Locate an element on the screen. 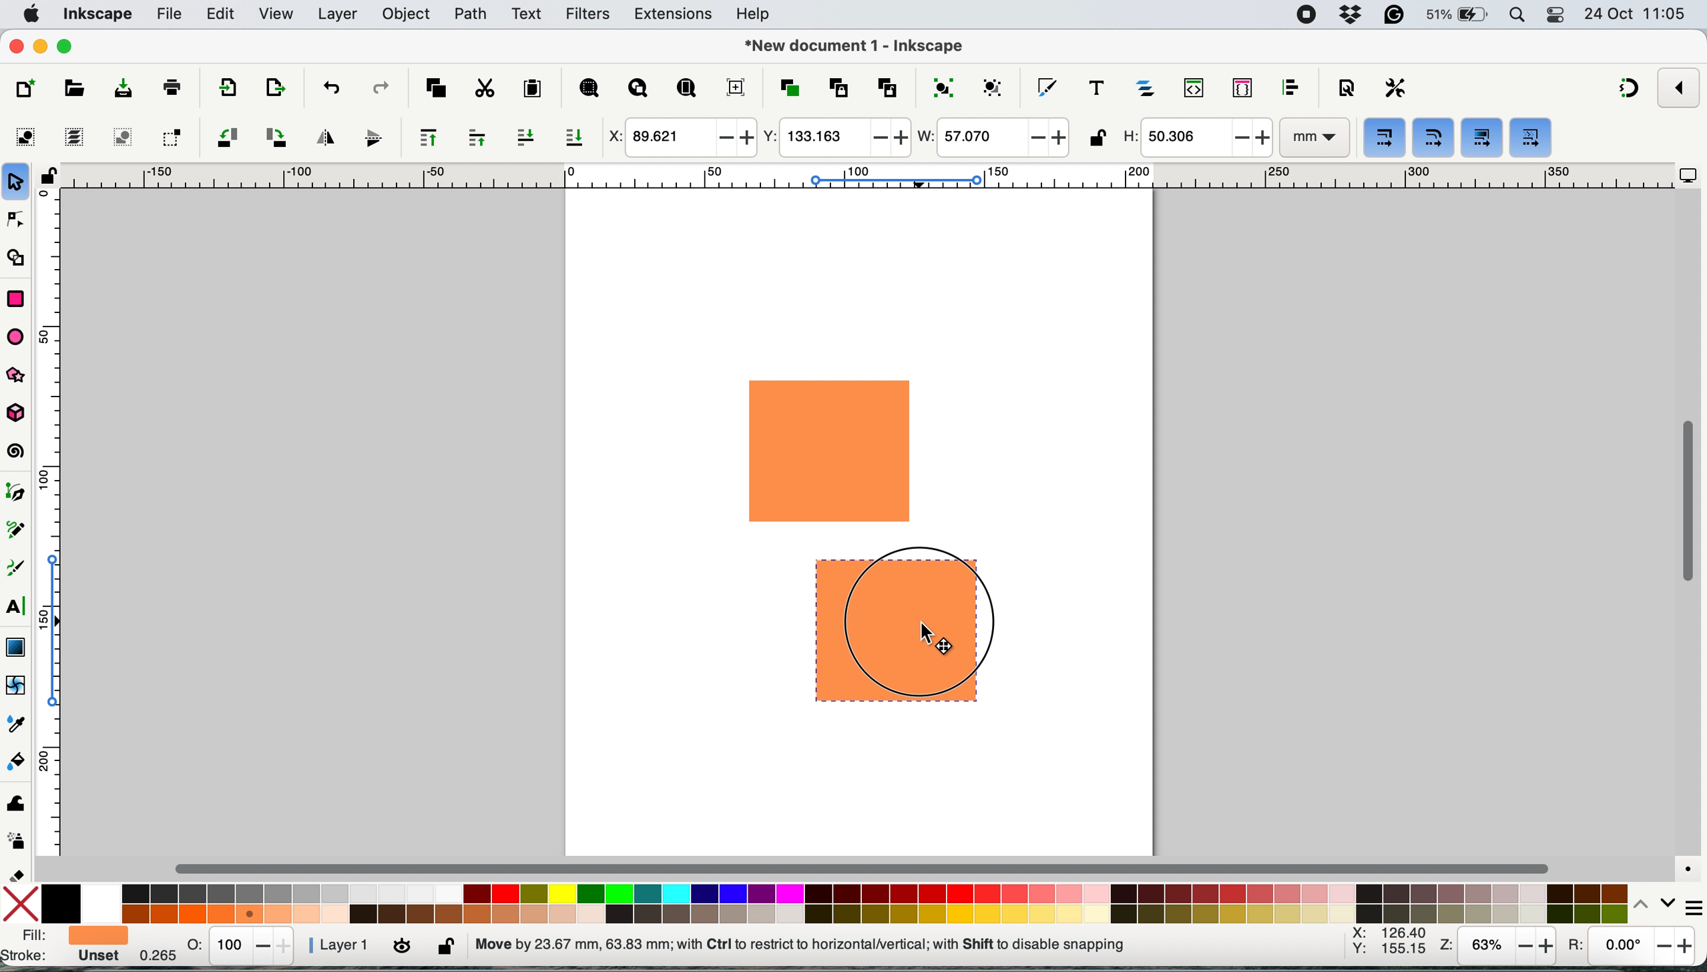  perferences is located at coordinates (1396, 87).